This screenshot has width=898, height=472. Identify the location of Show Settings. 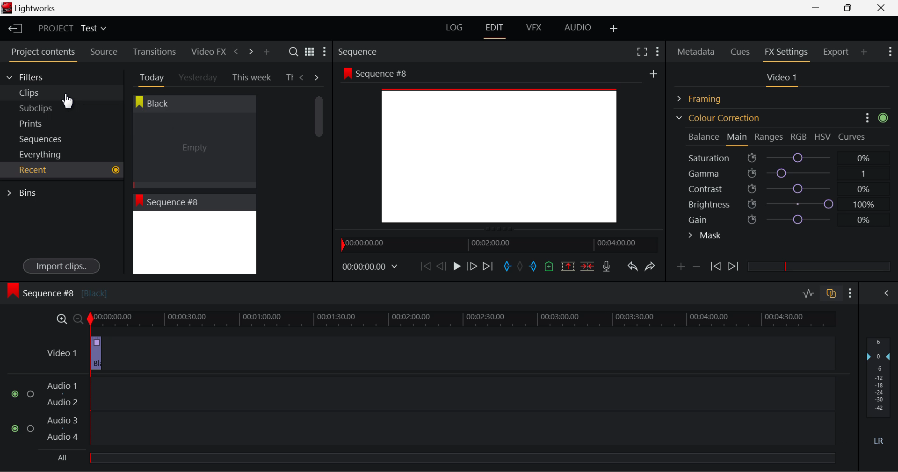
(324, 54).